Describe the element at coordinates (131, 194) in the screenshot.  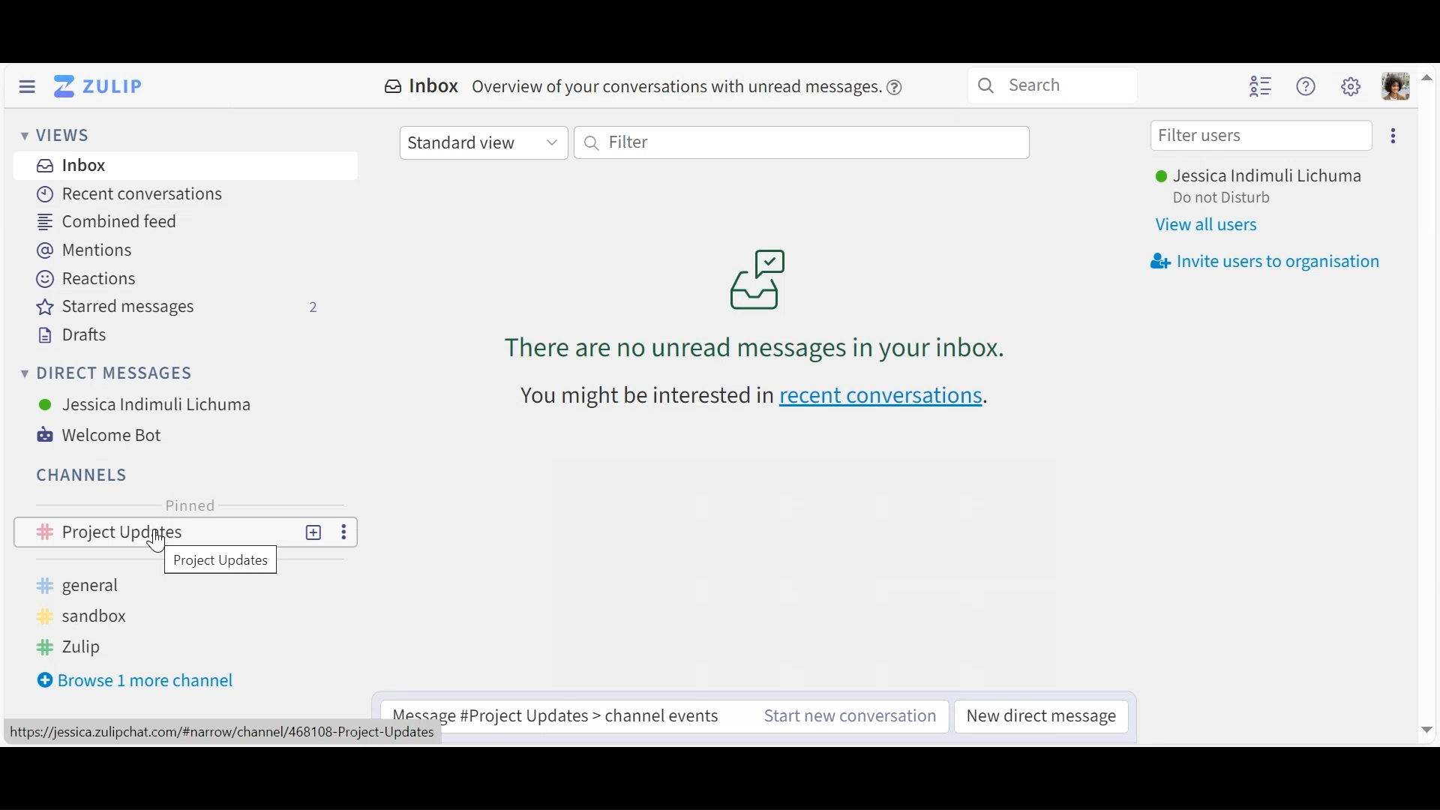
I see `Recent Conversations` at that location.